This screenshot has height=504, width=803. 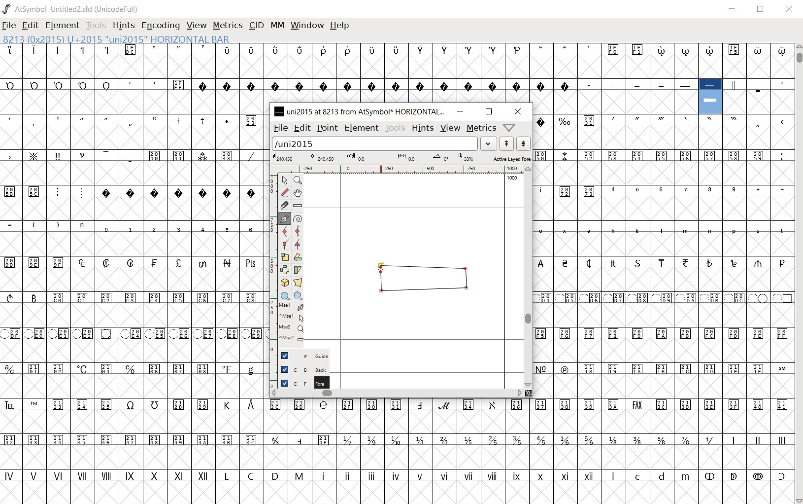 I want to click on MINIMIZE, so click(x=734, y=9).